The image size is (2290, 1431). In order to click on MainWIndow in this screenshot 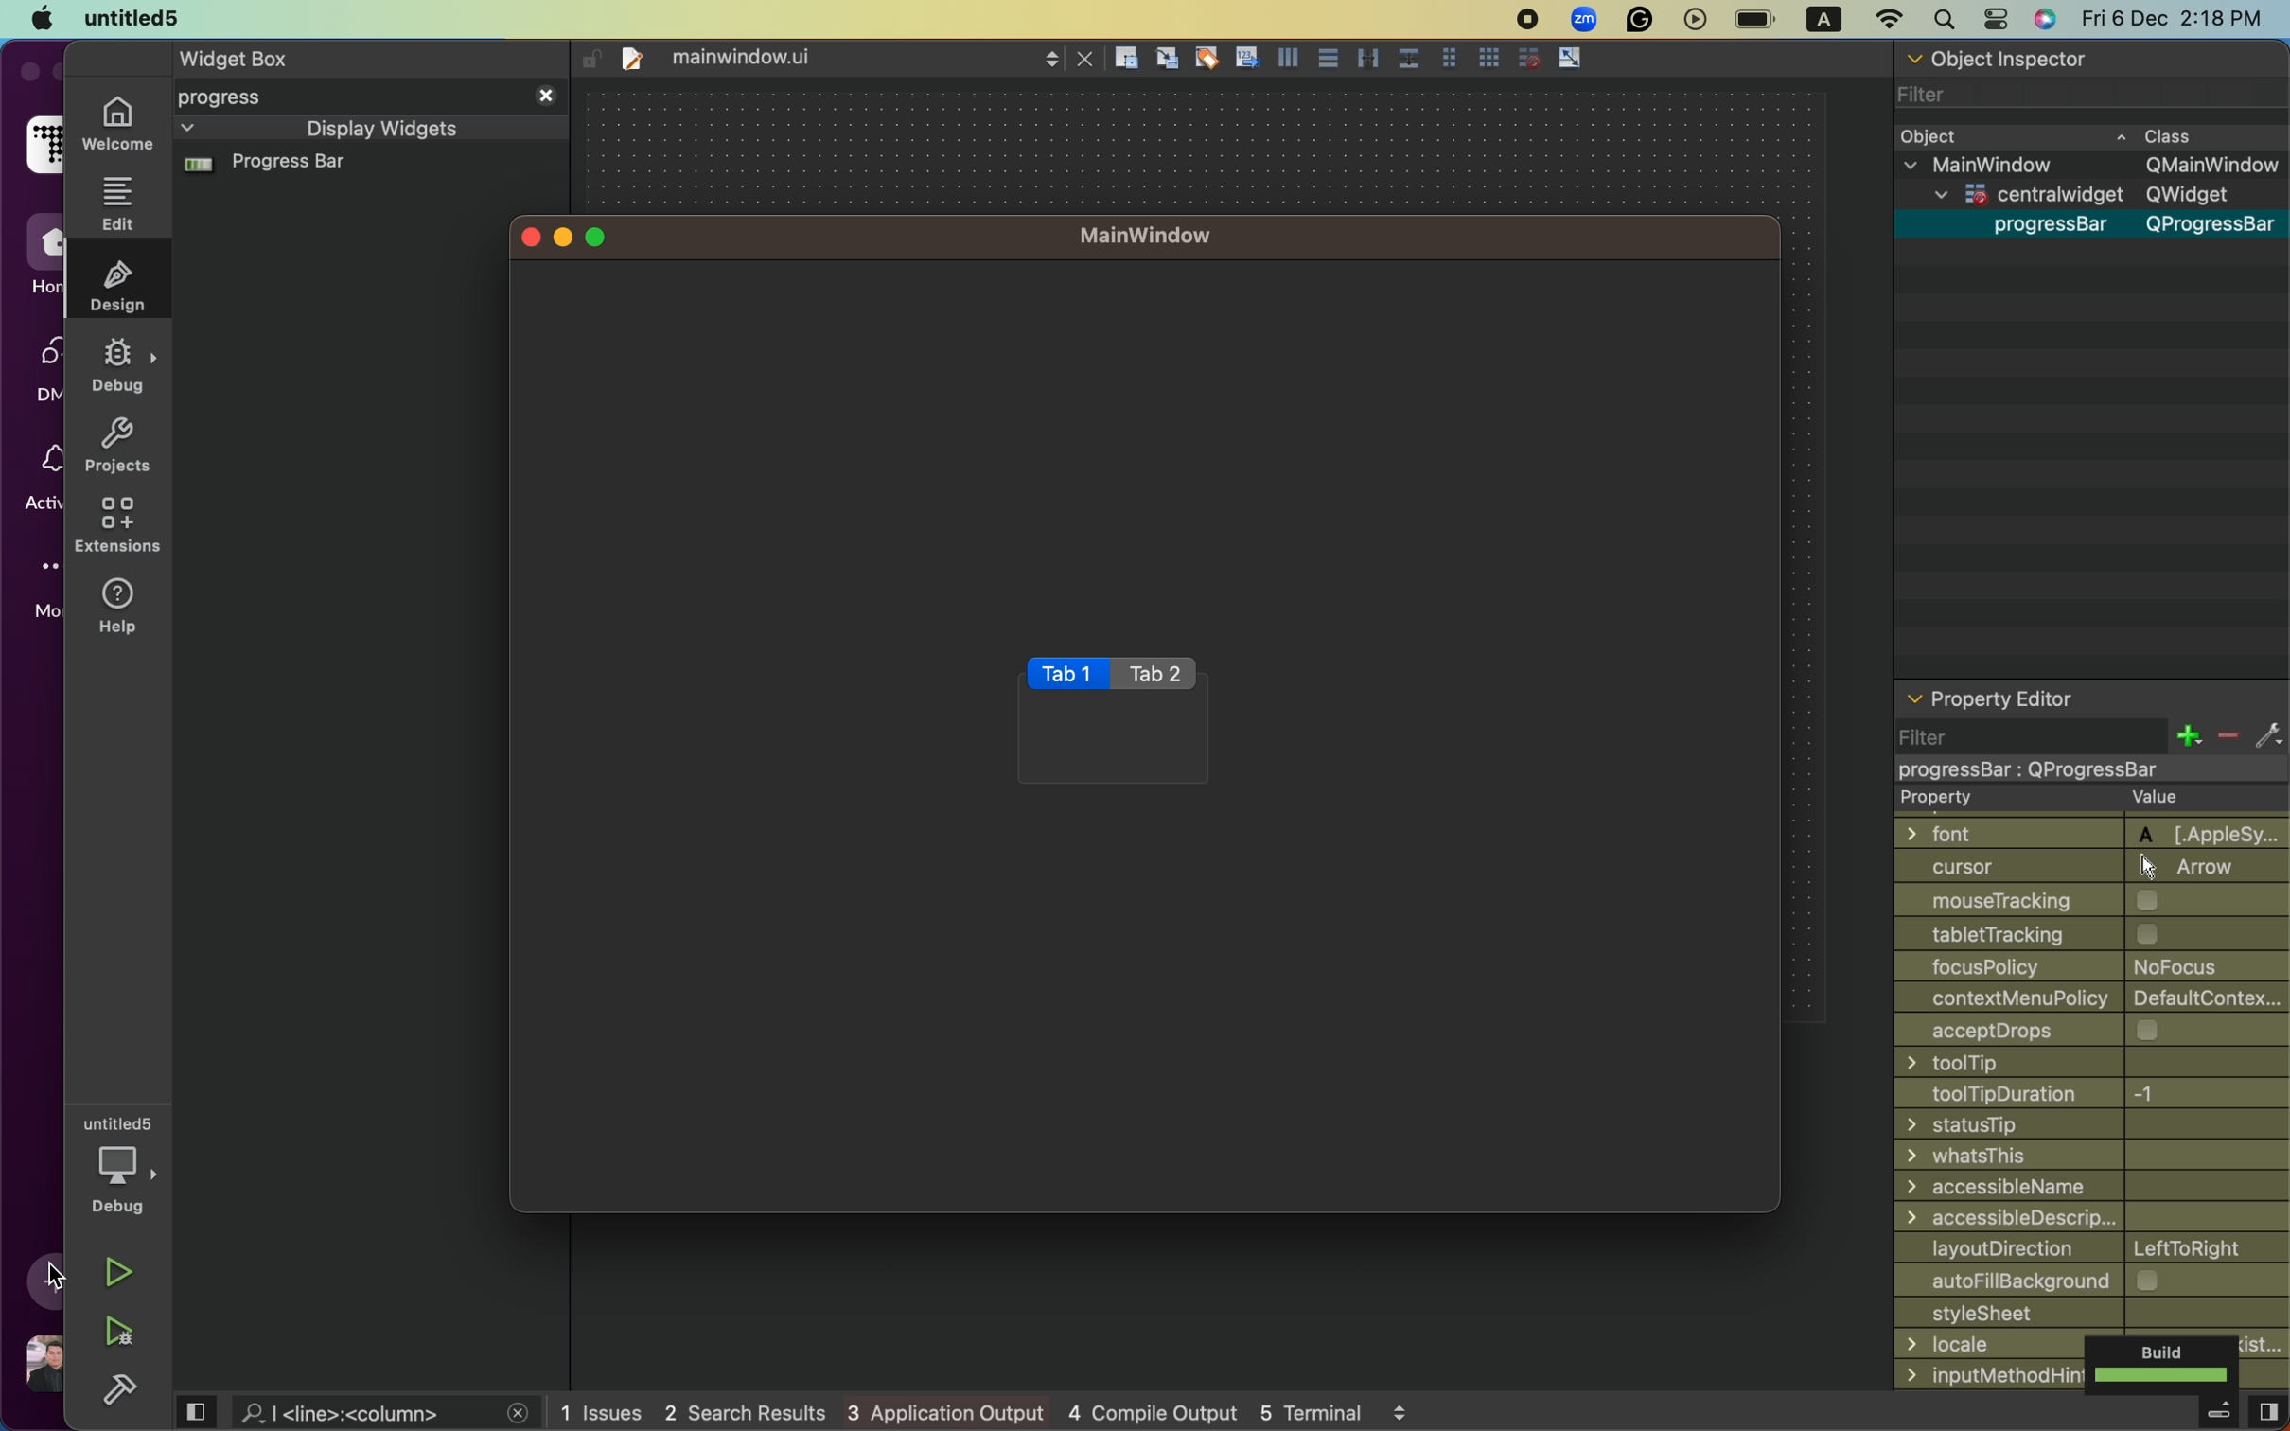, I will do `click(1143, 234)`.